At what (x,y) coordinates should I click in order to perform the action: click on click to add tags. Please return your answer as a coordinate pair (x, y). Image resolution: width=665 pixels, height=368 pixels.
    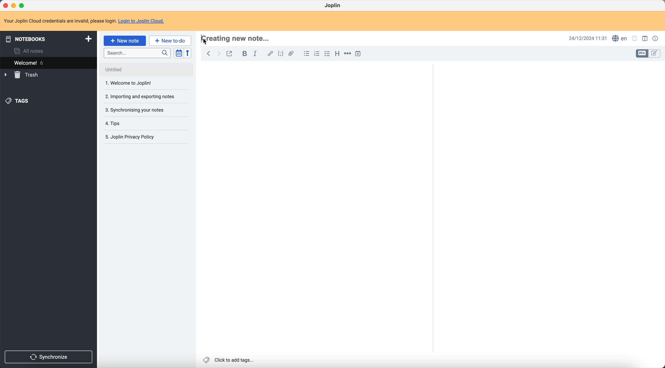
    Looking at the image, I should click on (228, 360).